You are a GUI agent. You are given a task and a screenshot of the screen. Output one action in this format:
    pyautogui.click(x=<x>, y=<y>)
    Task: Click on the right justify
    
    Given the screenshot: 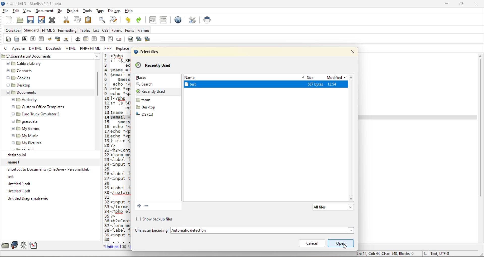 What is the action you would take?
    pyautogui.click(x=102, y=39)
    